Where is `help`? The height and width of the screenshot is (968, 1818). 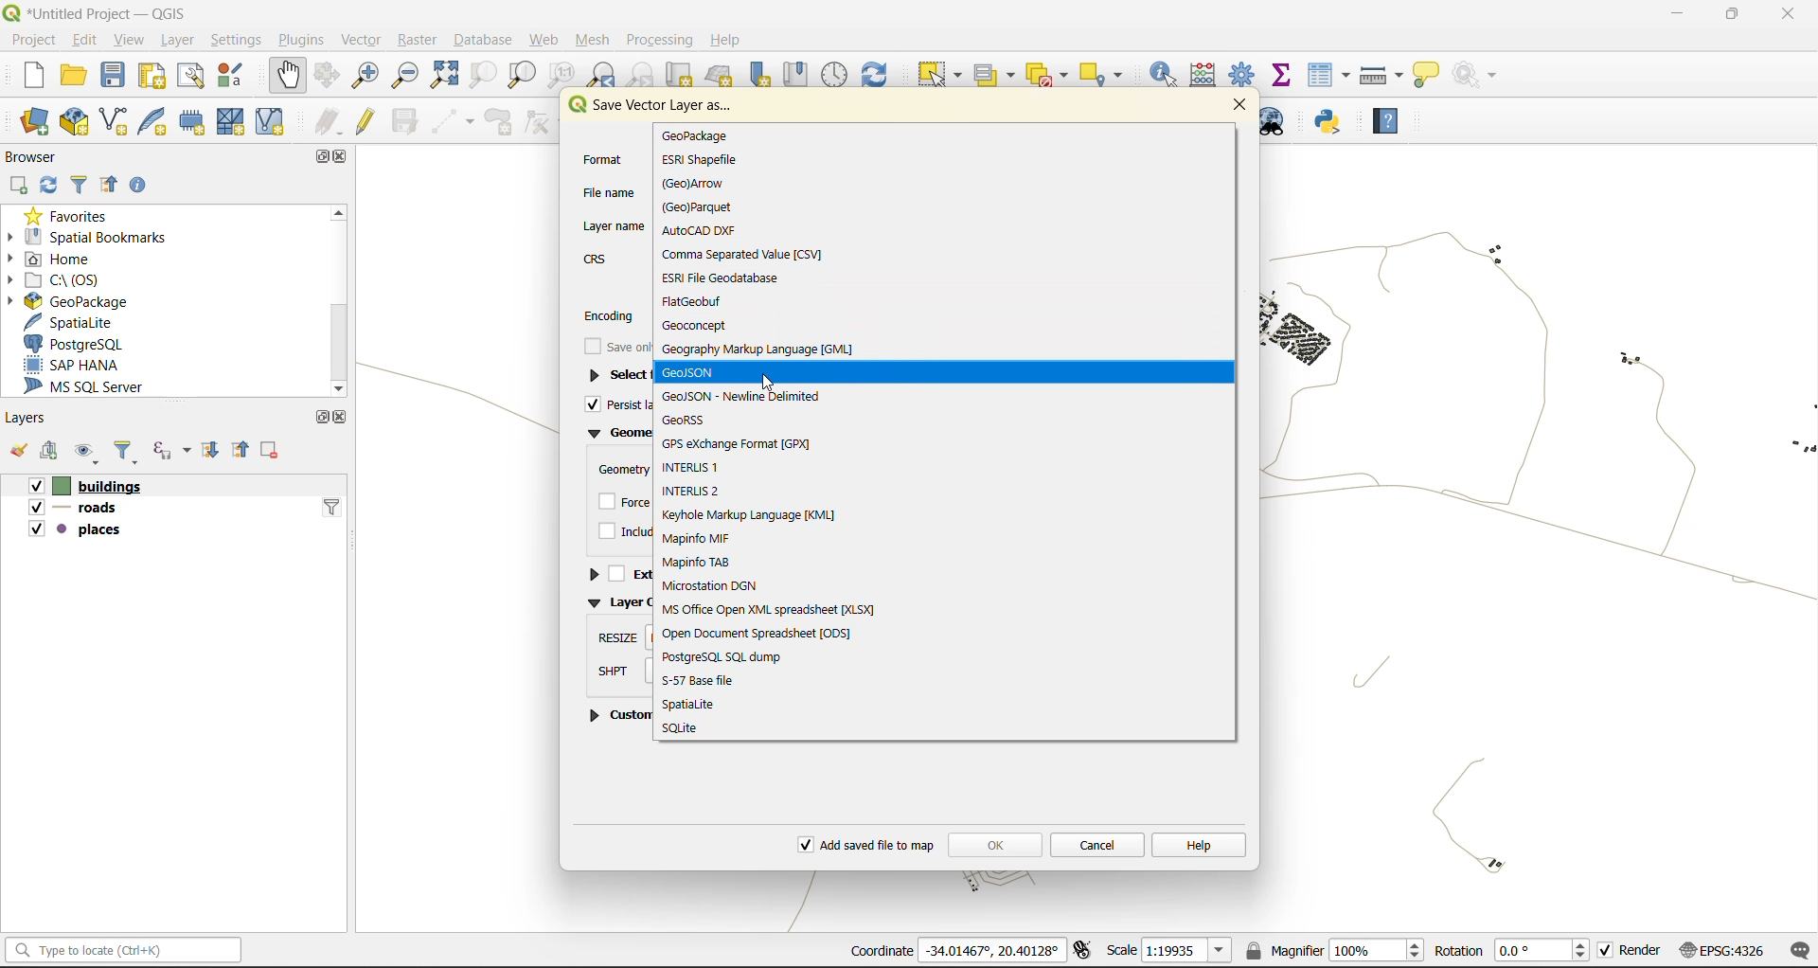 help is located at coordinates (725, 38).